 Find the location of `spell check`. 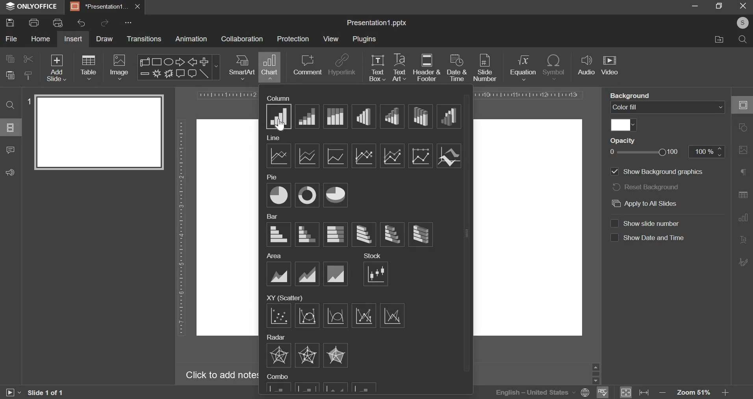

spell check is located at coordinates (603, 392).